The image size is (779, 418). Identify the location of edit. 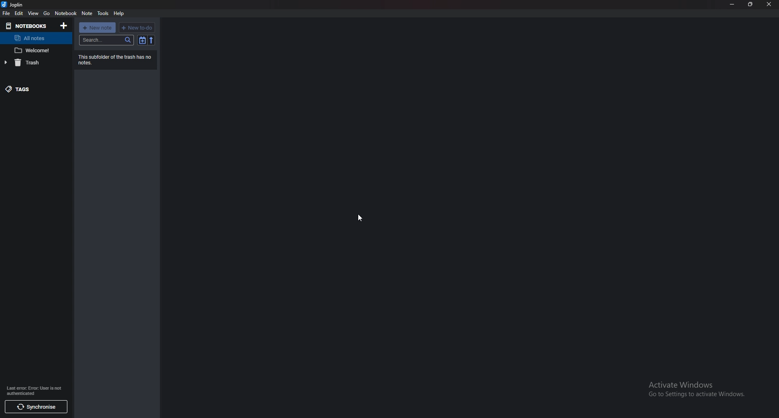
(20, 13).